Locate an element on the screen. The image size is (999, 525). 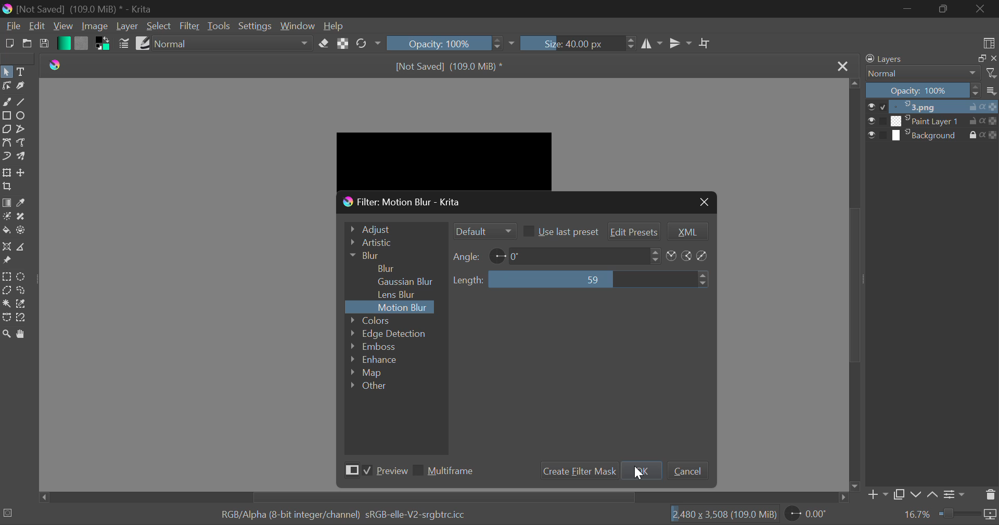
dropdown is located at coordinates (514, 44).